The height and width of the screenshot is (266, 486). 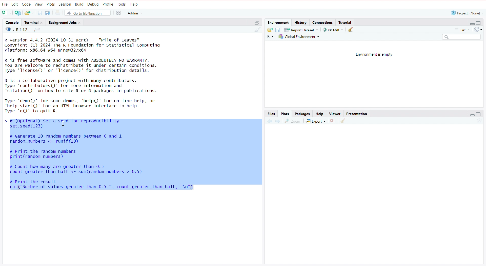 What do you see at coordinates (479, 121) in the screenshot?
I see `Refresh list` at bounding box center [479, 121].